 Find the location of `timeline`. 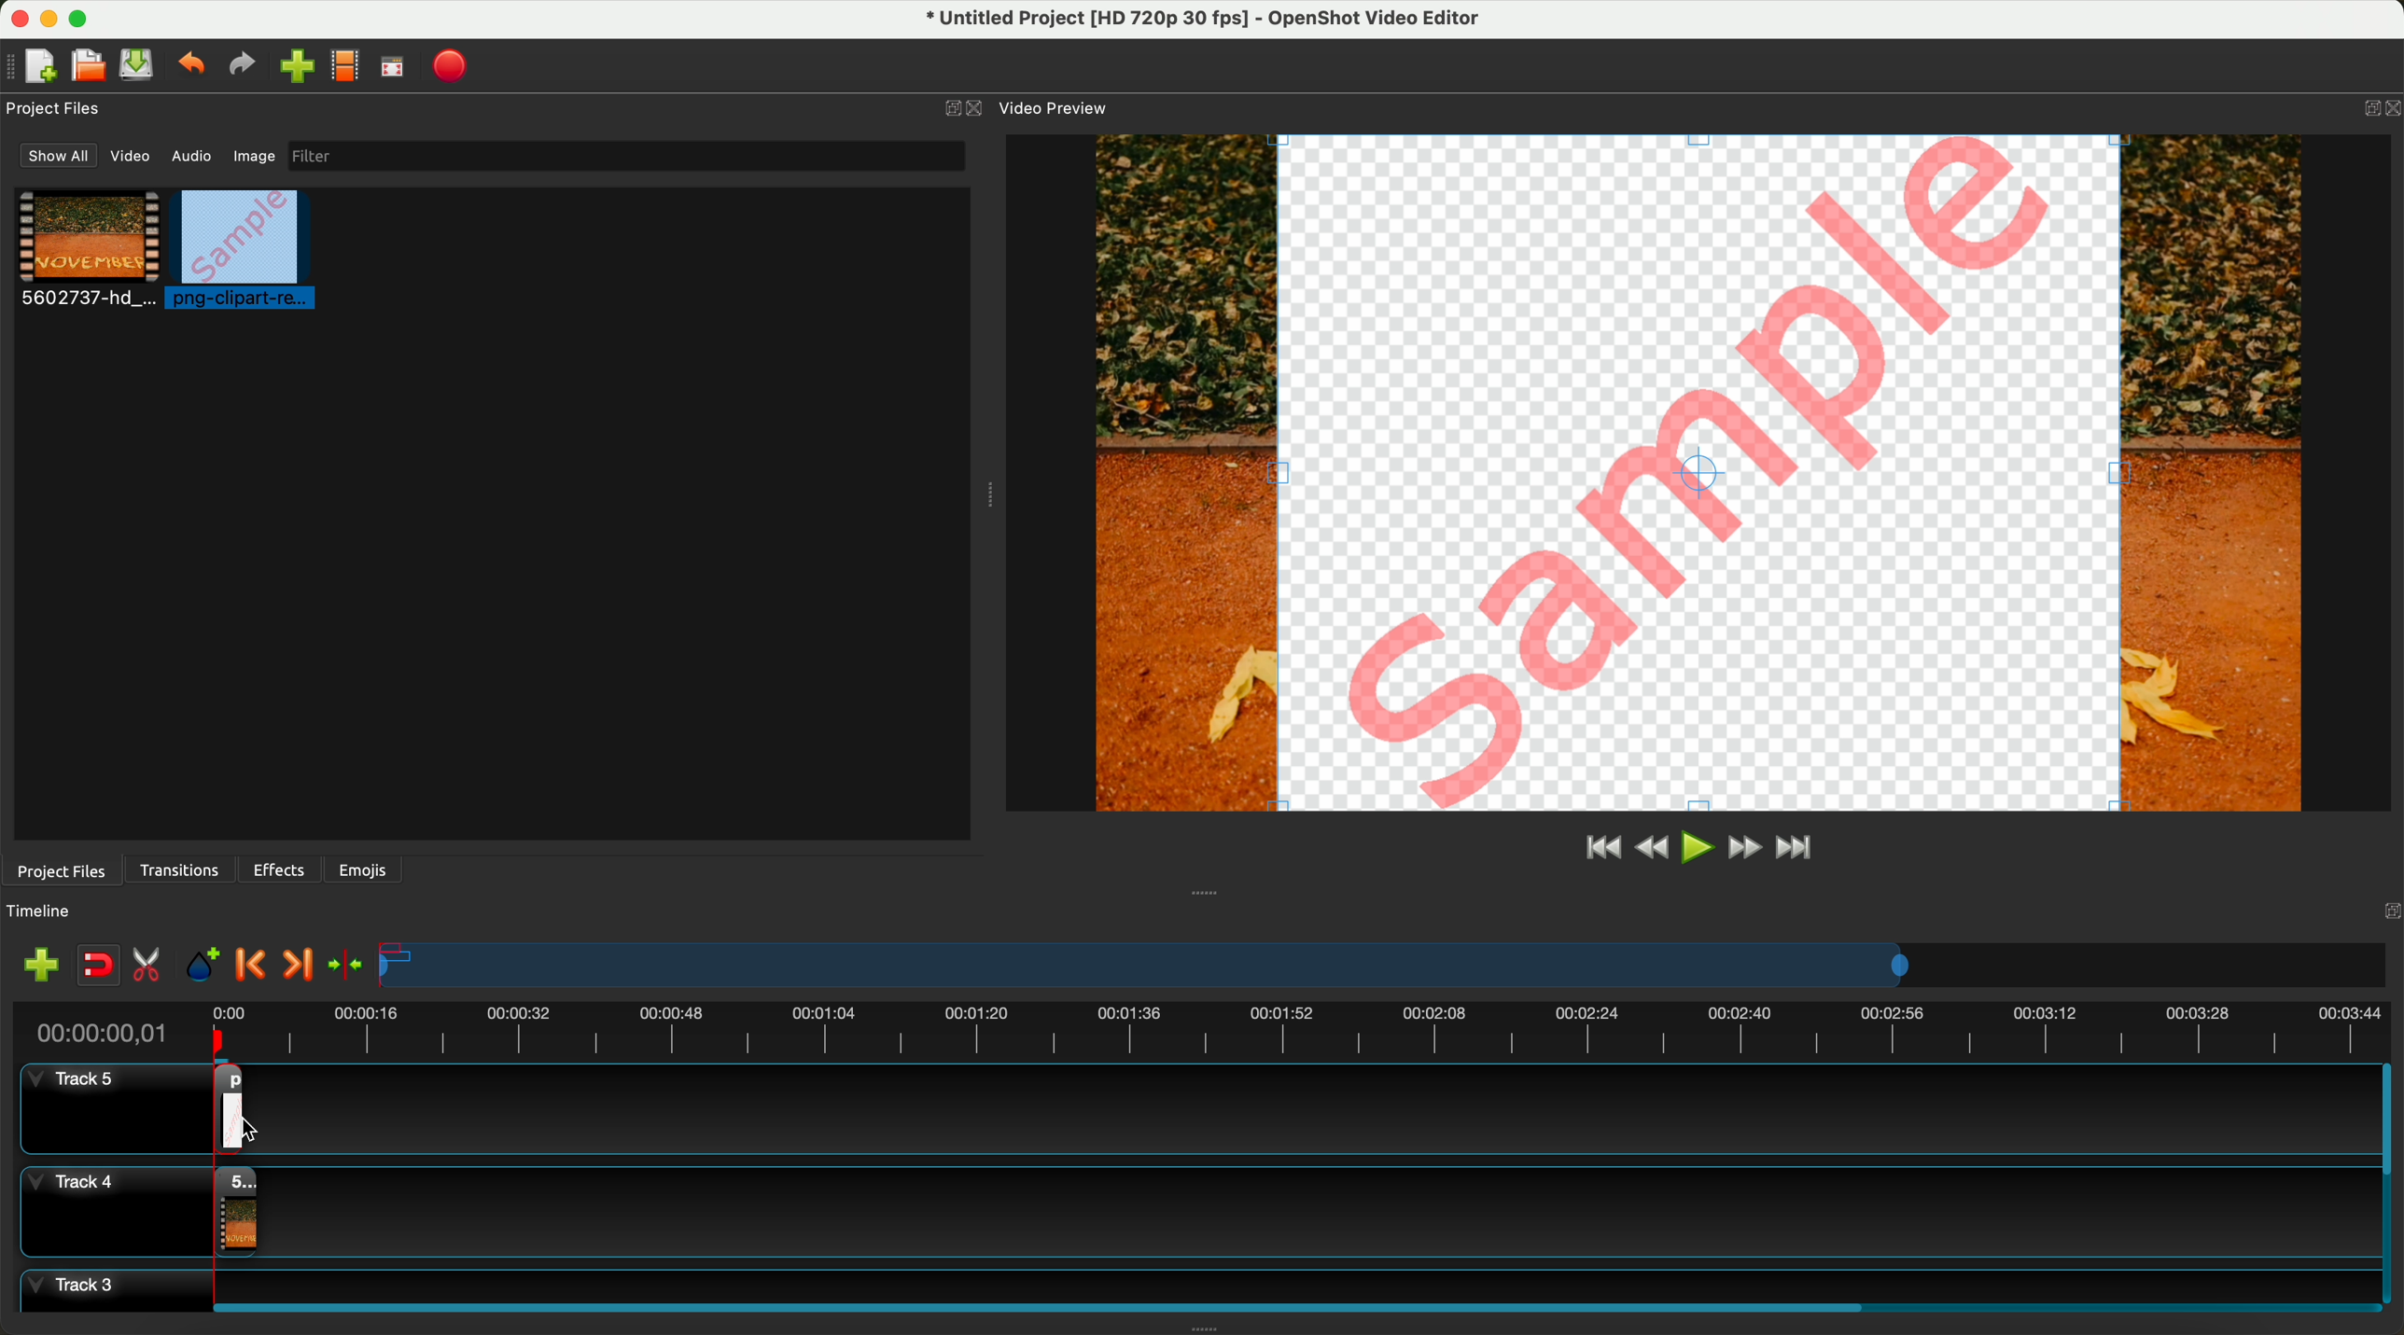

timeline is located at coordinates (1385, 966).